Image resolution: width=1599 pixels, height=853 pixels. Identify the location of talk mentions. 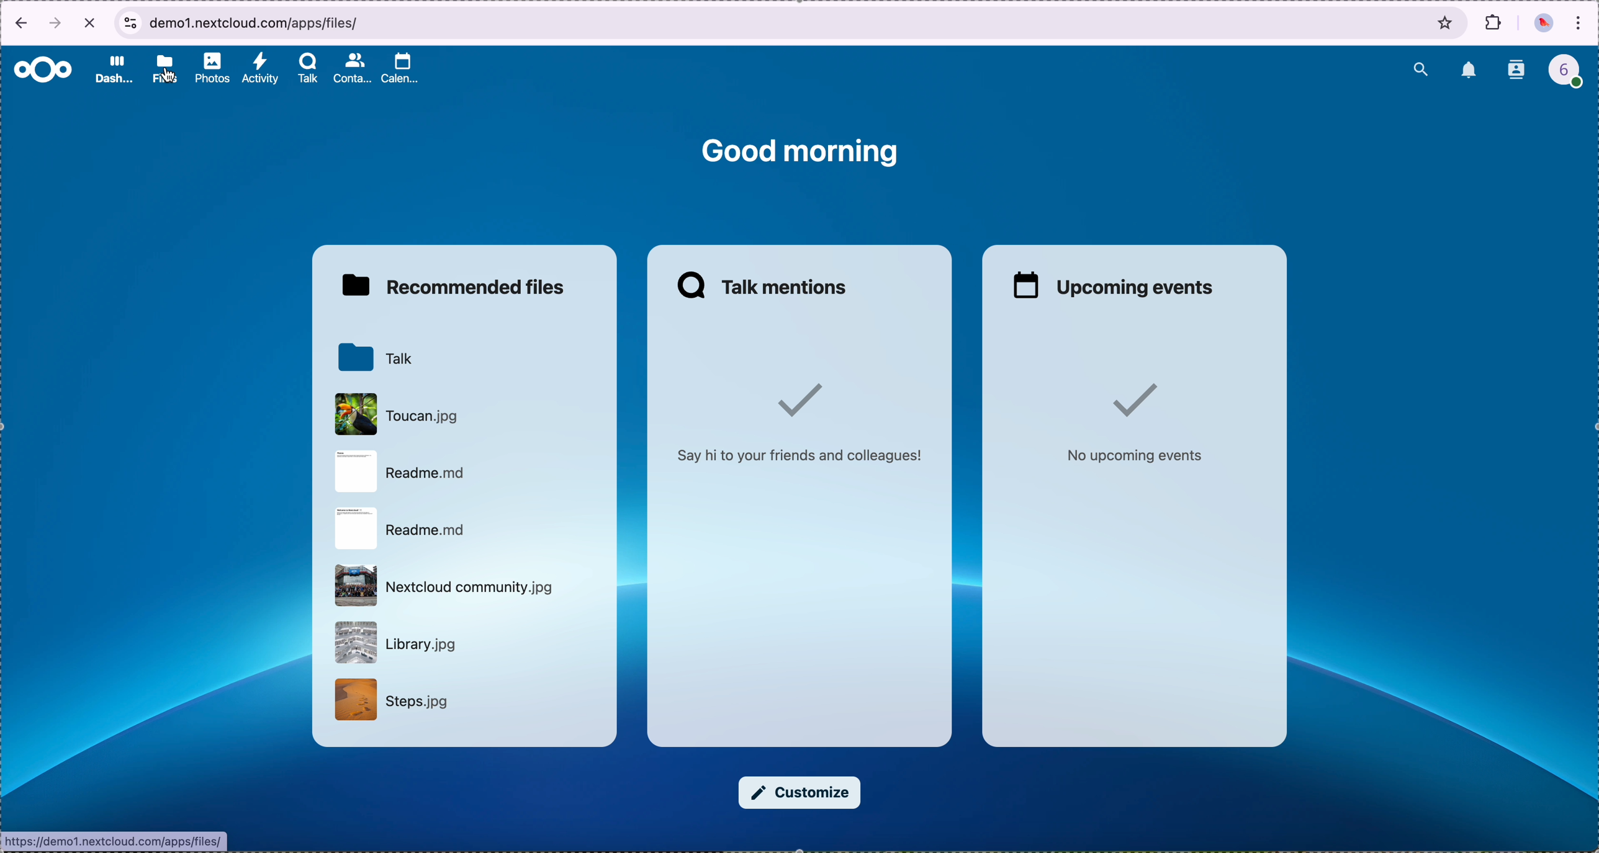
(764, 286).